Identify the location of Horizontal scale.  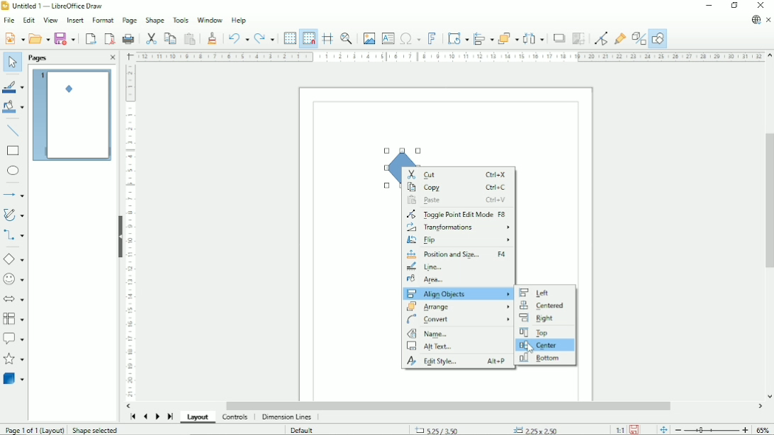
(450, 56).